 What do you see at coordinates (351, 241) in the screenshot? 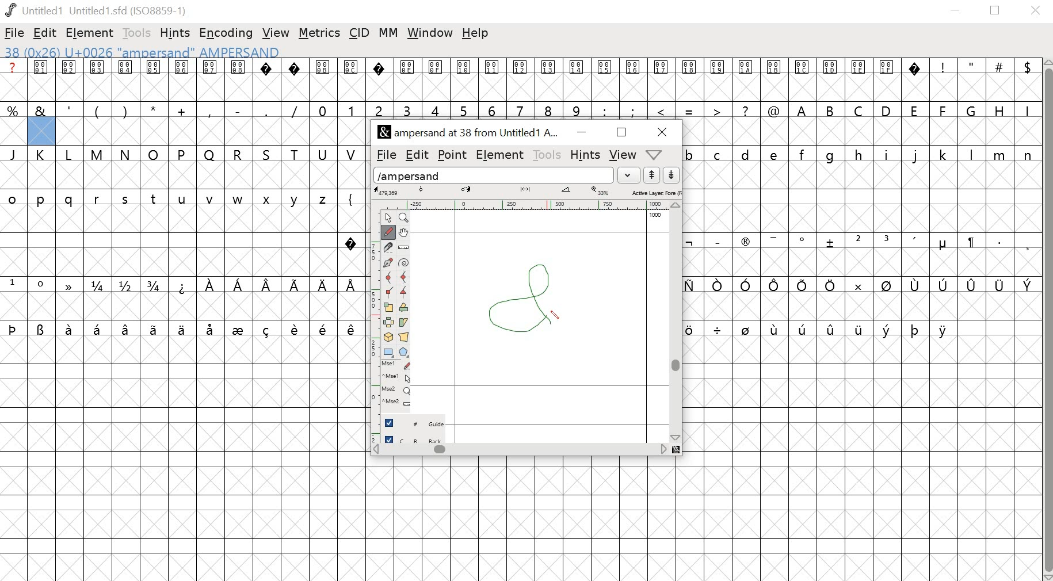
I see `?` at bounding box center [351, 241].